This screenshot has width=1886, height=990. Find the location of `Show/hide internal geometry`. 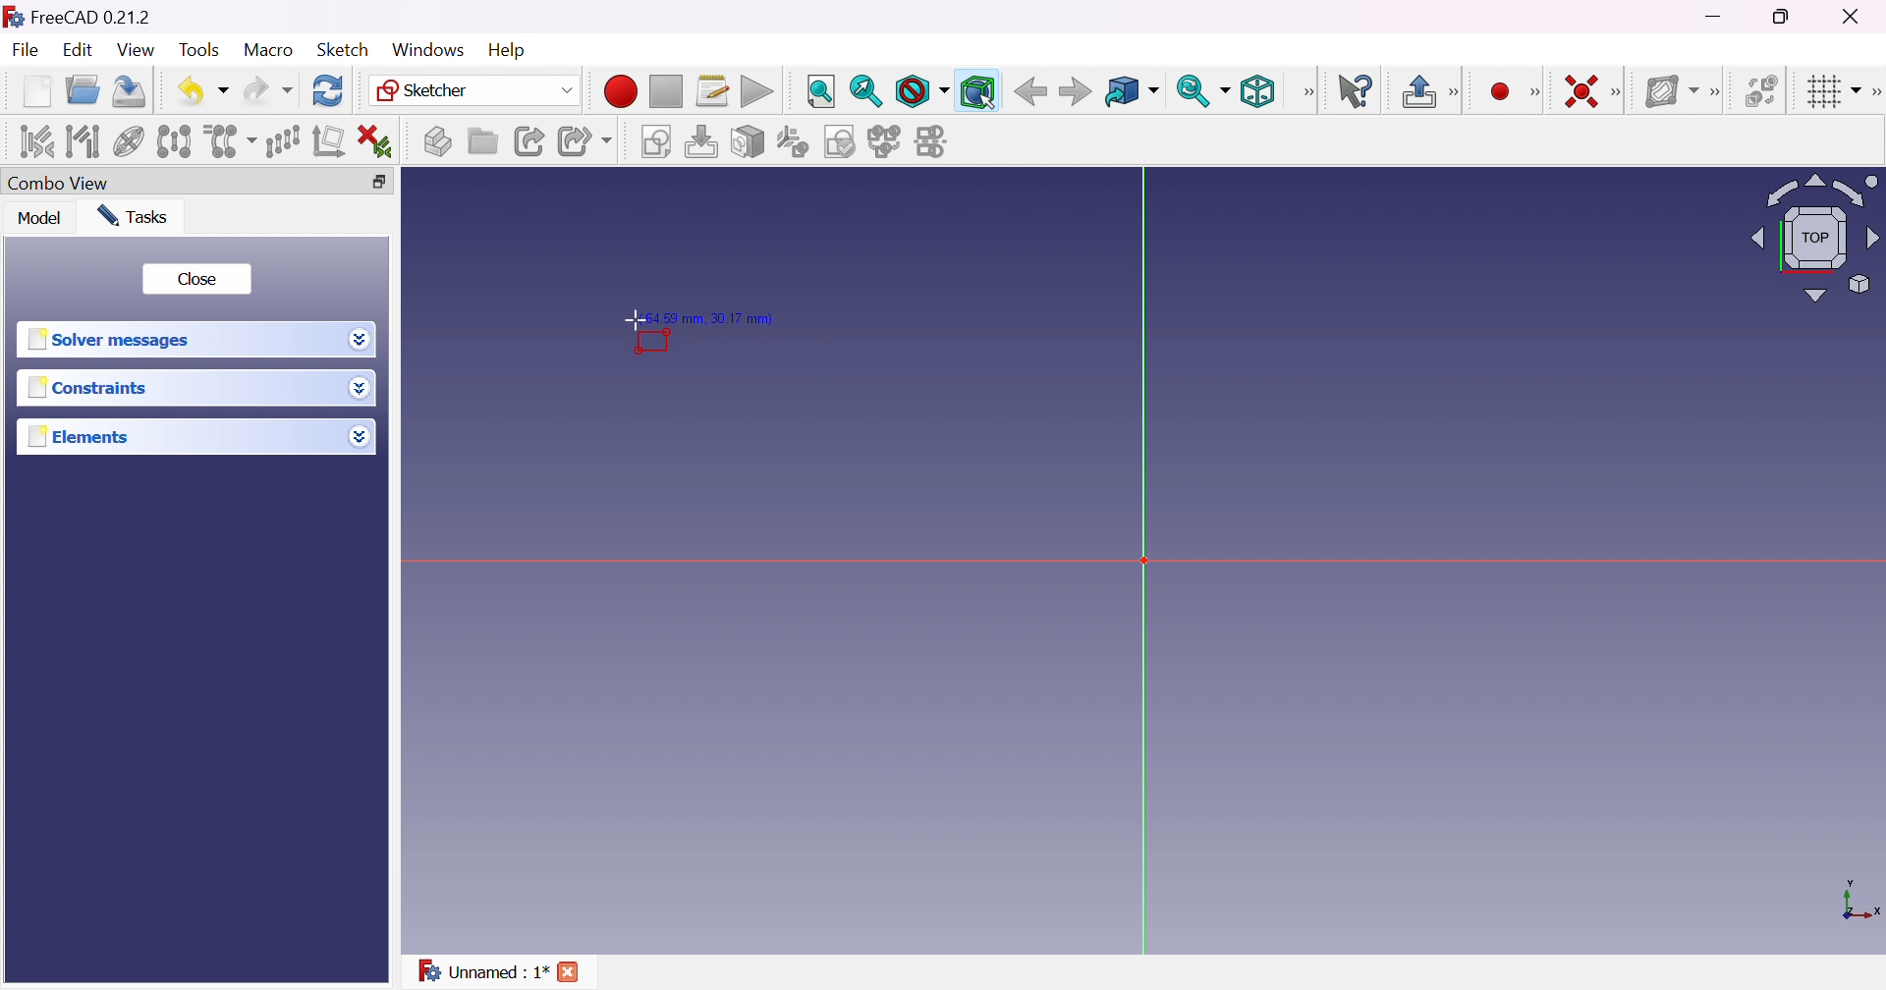

Show/hide internal geometry is located at coordinates (129, 141).